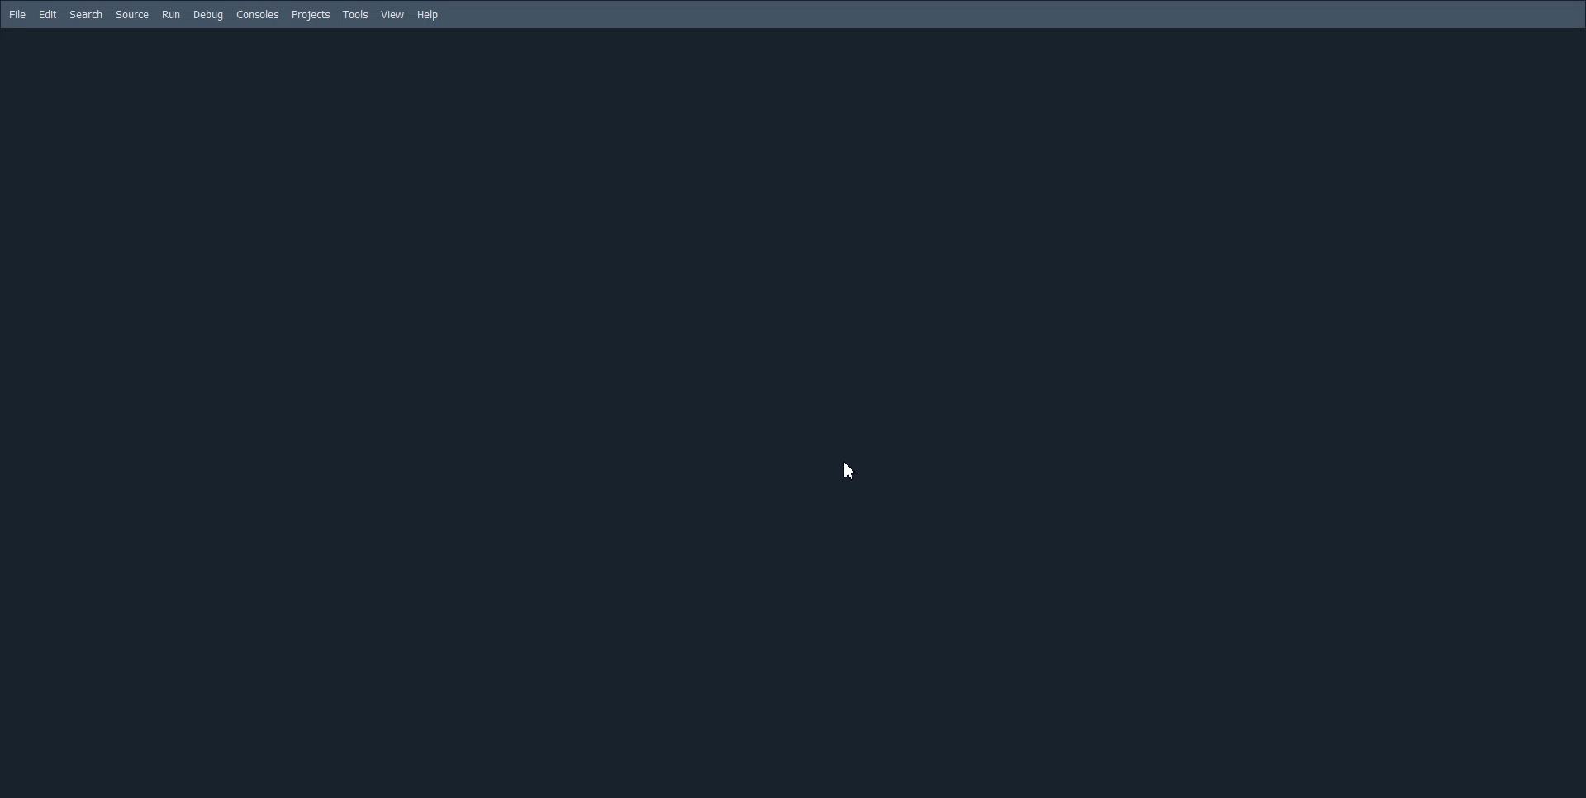 Image resolution: width=1586 pixels, height=798 pixels. Describe the element at coordinates (258, 14) in the screenshot. I see `Consoles` at that location.